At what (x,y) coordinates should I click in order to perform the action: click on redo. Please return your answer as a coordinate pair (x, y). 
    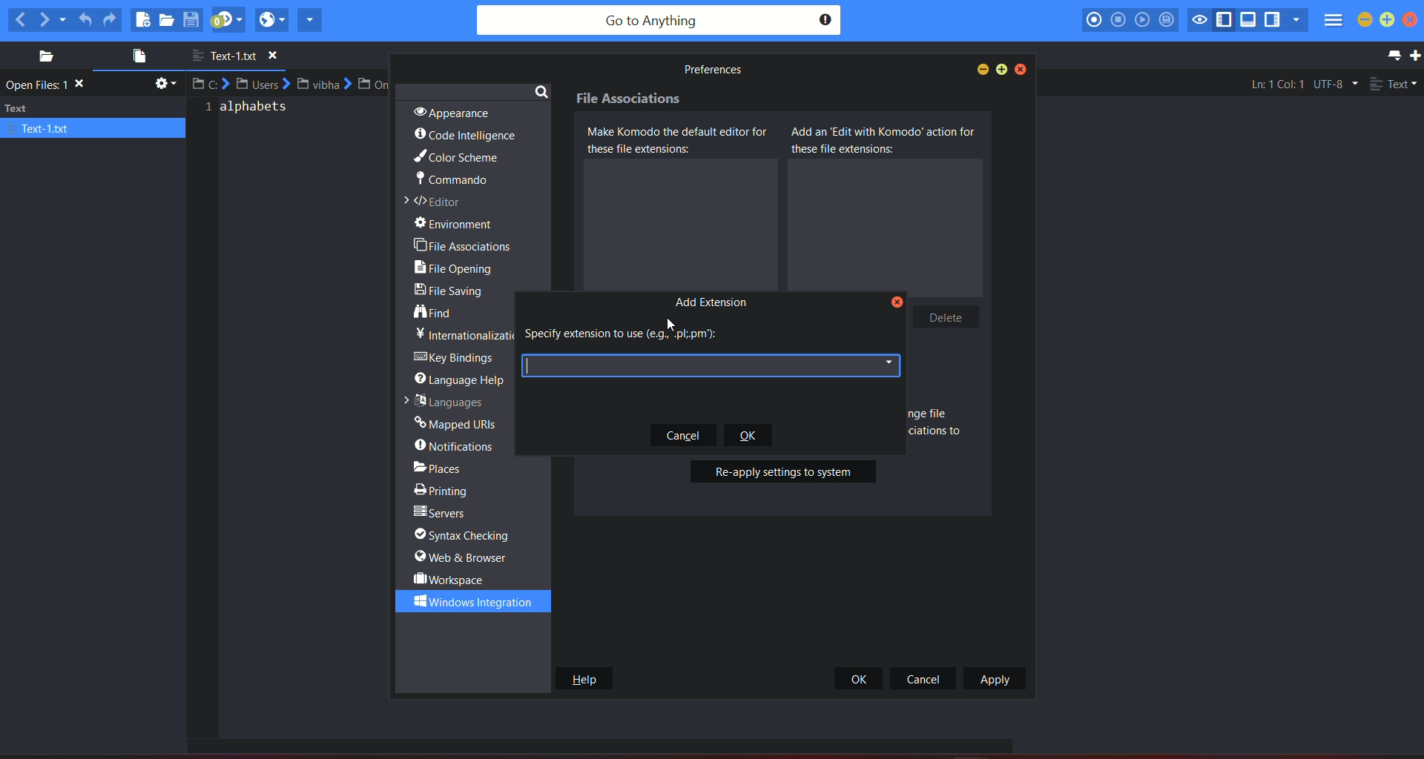
    Looking at the image, I should click on (111, 19).